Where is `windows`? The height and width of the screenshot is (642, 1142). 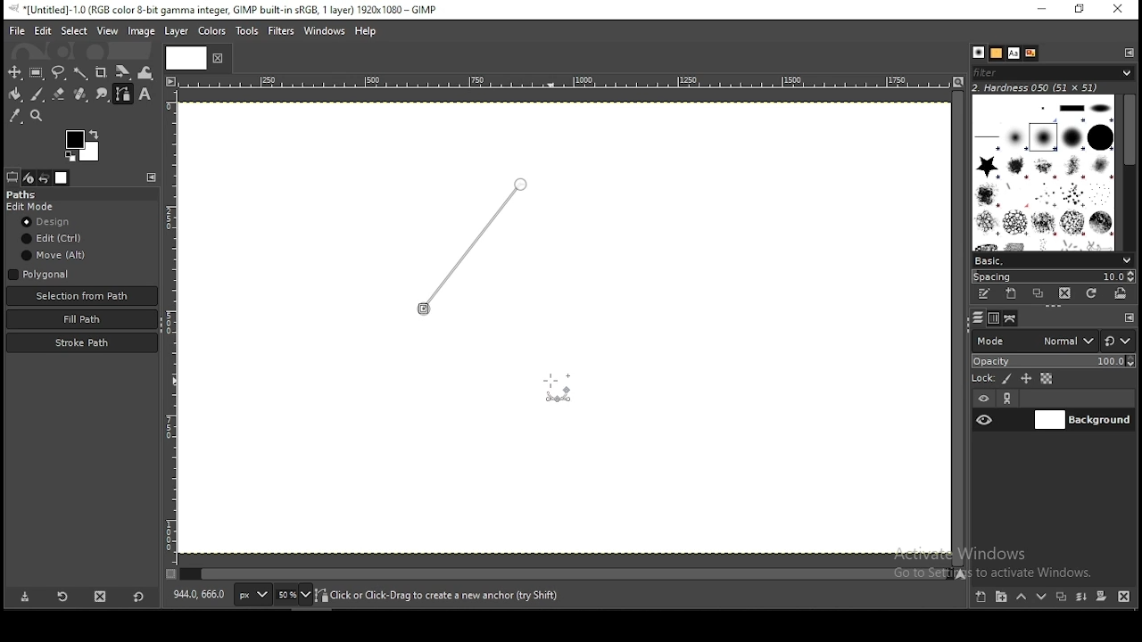
windows is located at coordinates (324, 29).